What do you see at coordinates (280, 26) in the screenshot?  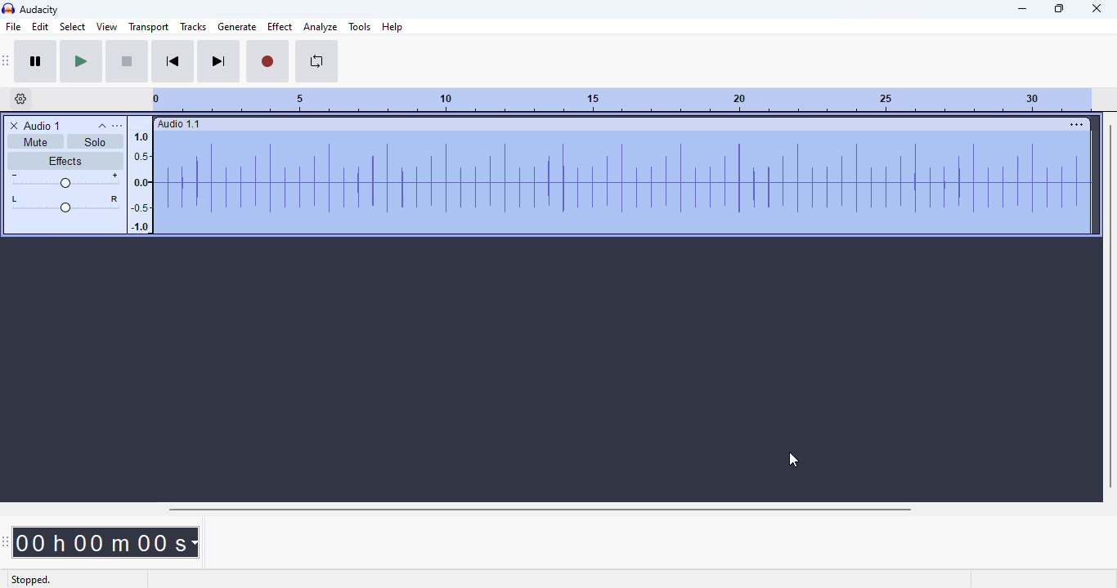 I see `effect` at bounding box center [280, 26].